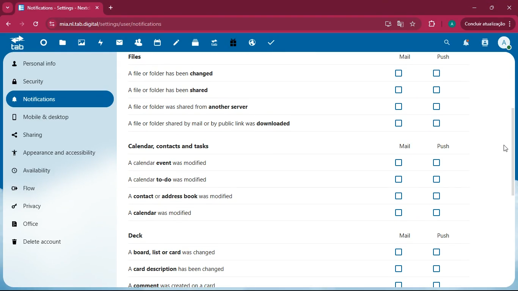 The image size is (518, 291). Describe the element at coordinates (437, 179) in the screenshot. I see `off` at that location.